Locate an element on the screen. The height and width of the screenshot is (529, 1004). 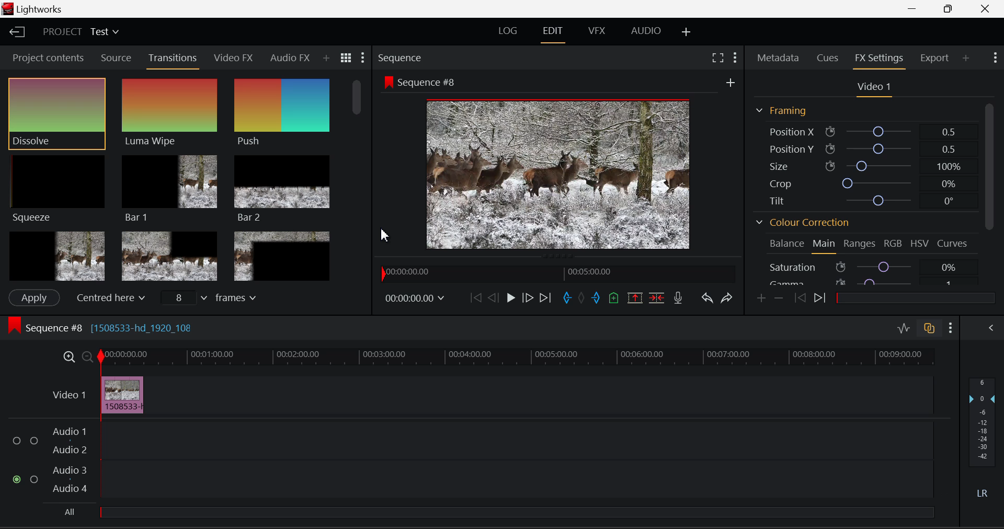
Box 3 is located at coordinates (281, 256).